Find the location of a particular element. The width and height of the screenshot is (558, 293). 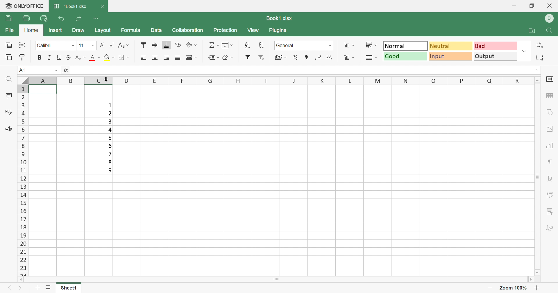

Cell settings is located at coordinates (551, 79).